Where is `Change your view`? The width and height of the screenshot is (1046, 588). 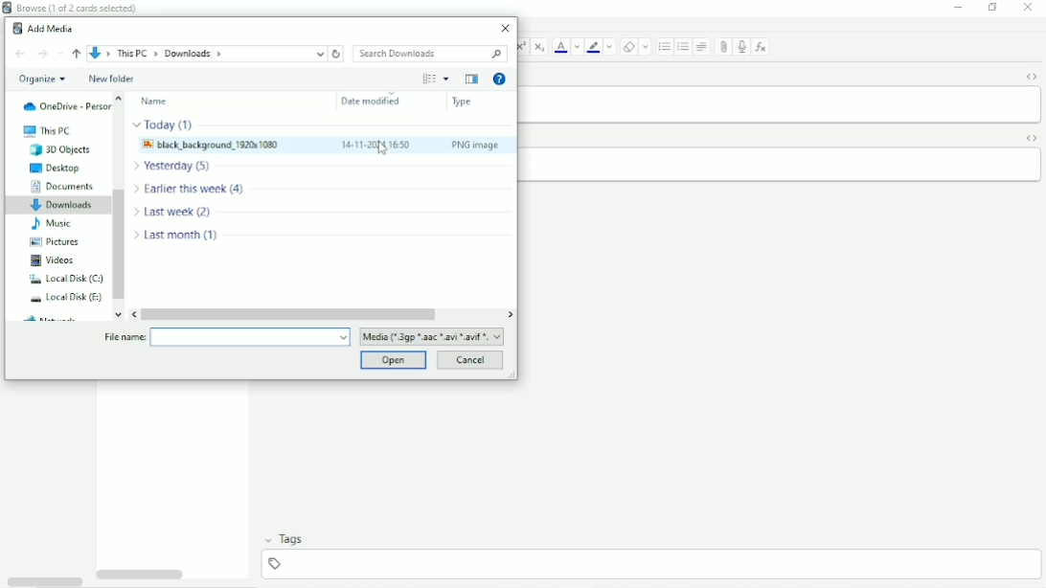
Change your view is located at coordinates (429, 79).